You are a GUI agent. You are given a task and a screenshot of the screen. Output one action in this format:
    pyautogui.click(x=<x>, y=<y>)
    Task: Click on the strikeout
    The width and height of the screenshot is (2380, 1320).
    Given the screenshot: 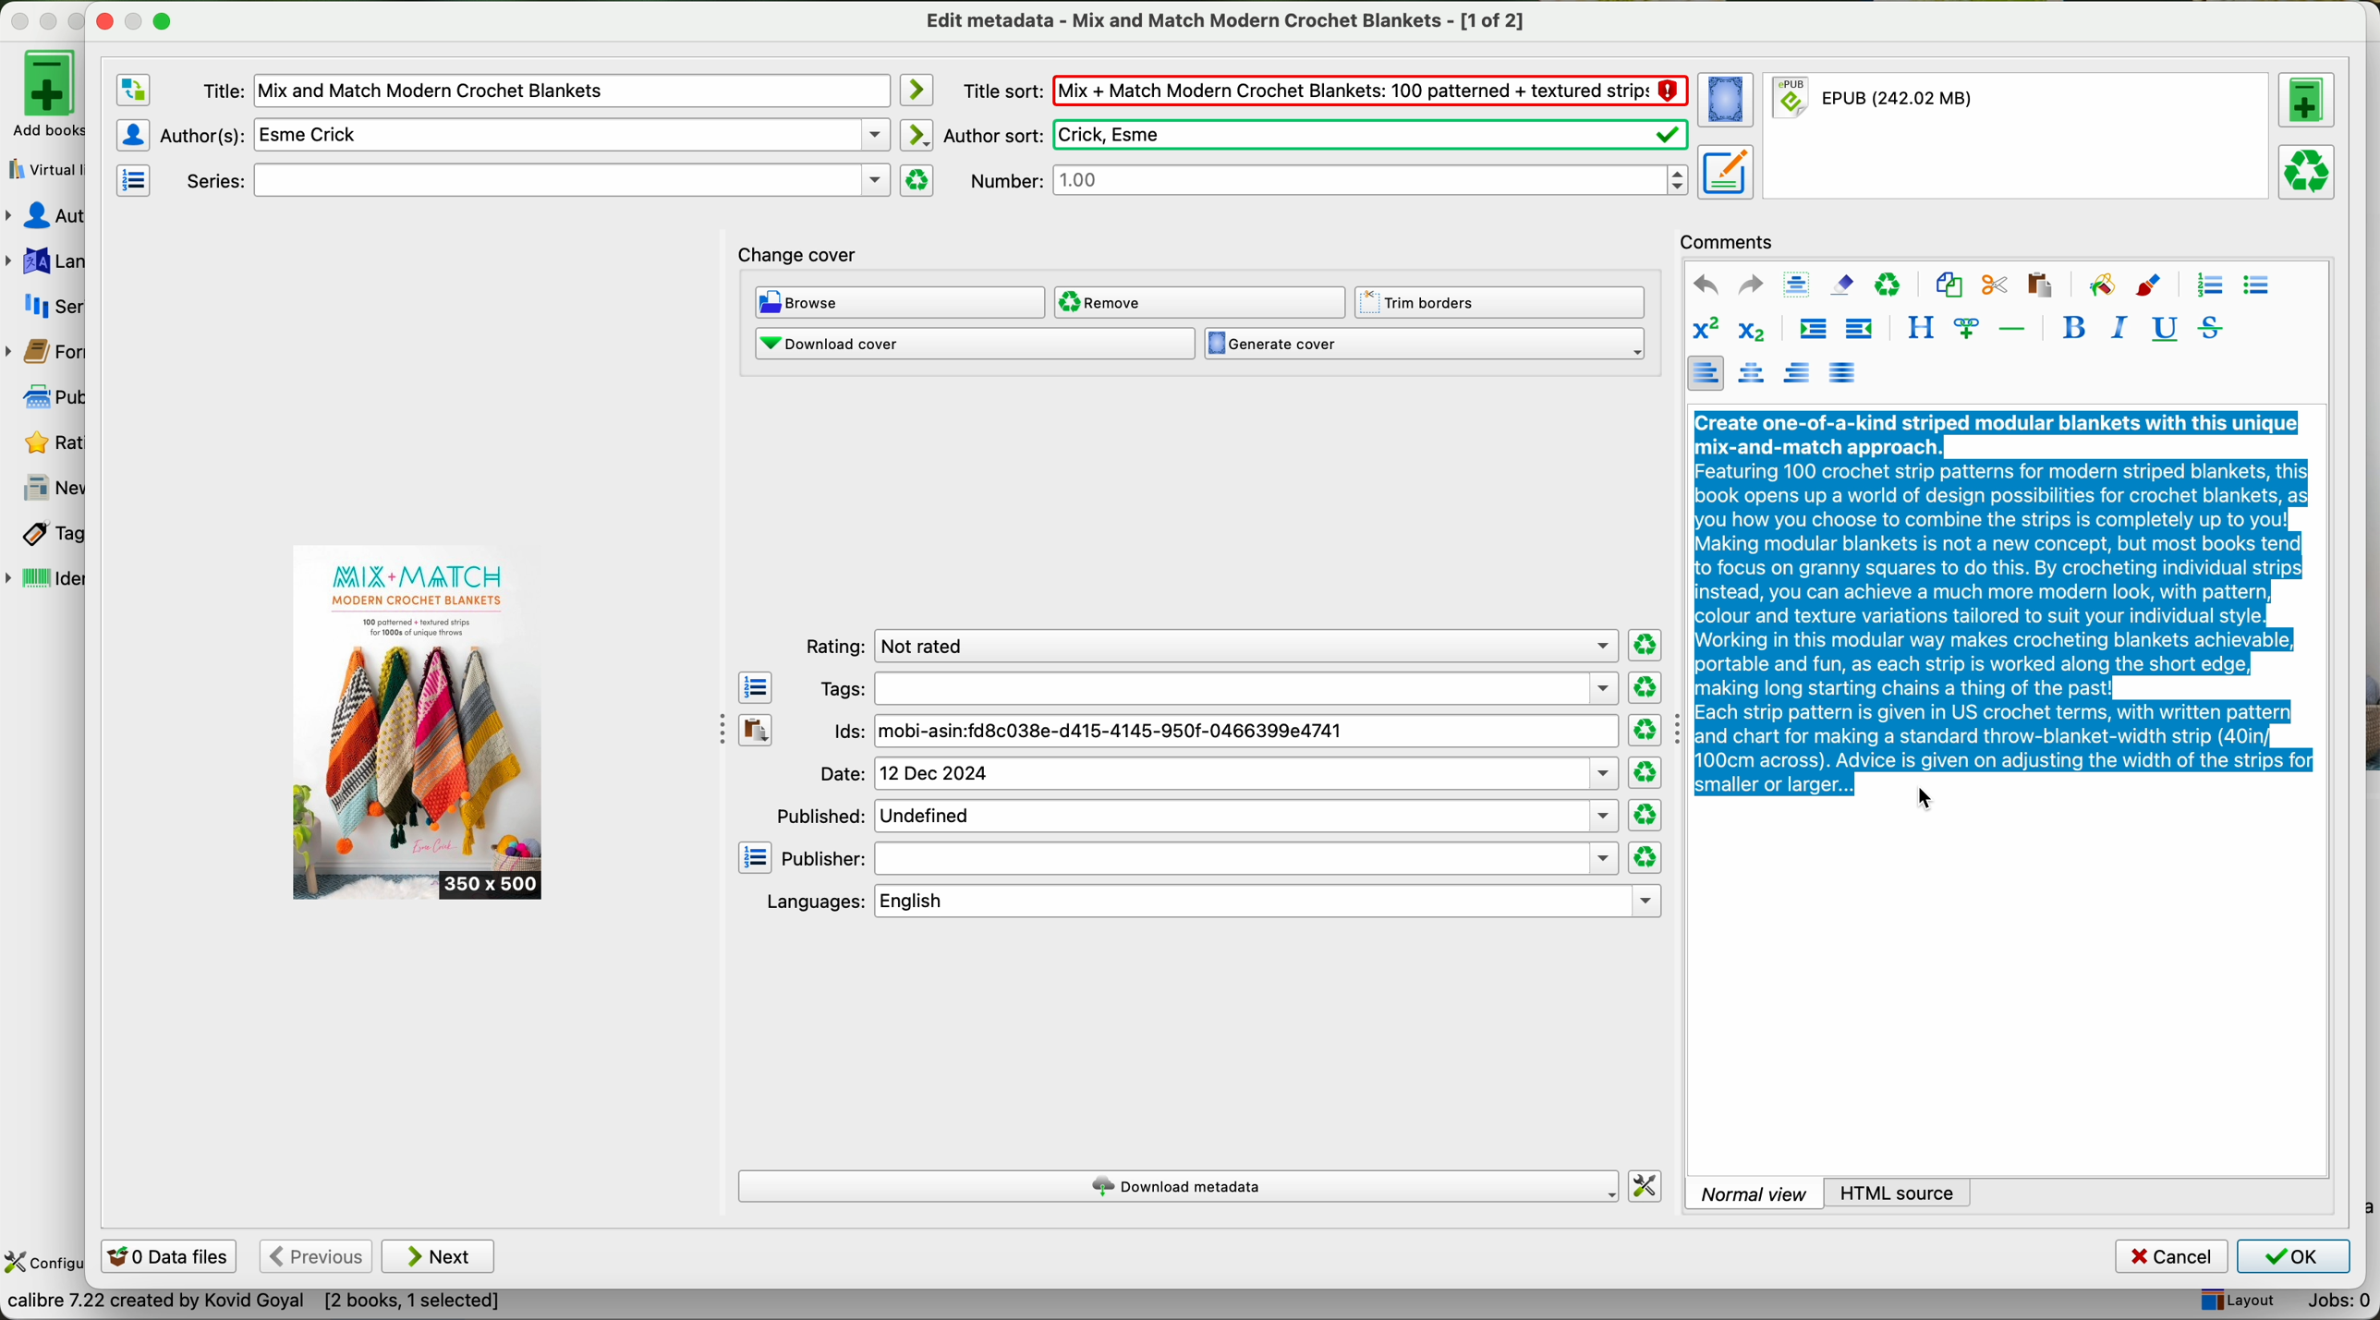 What is the action you would take?
    pyautogui.click(x=2208, y=327)
    